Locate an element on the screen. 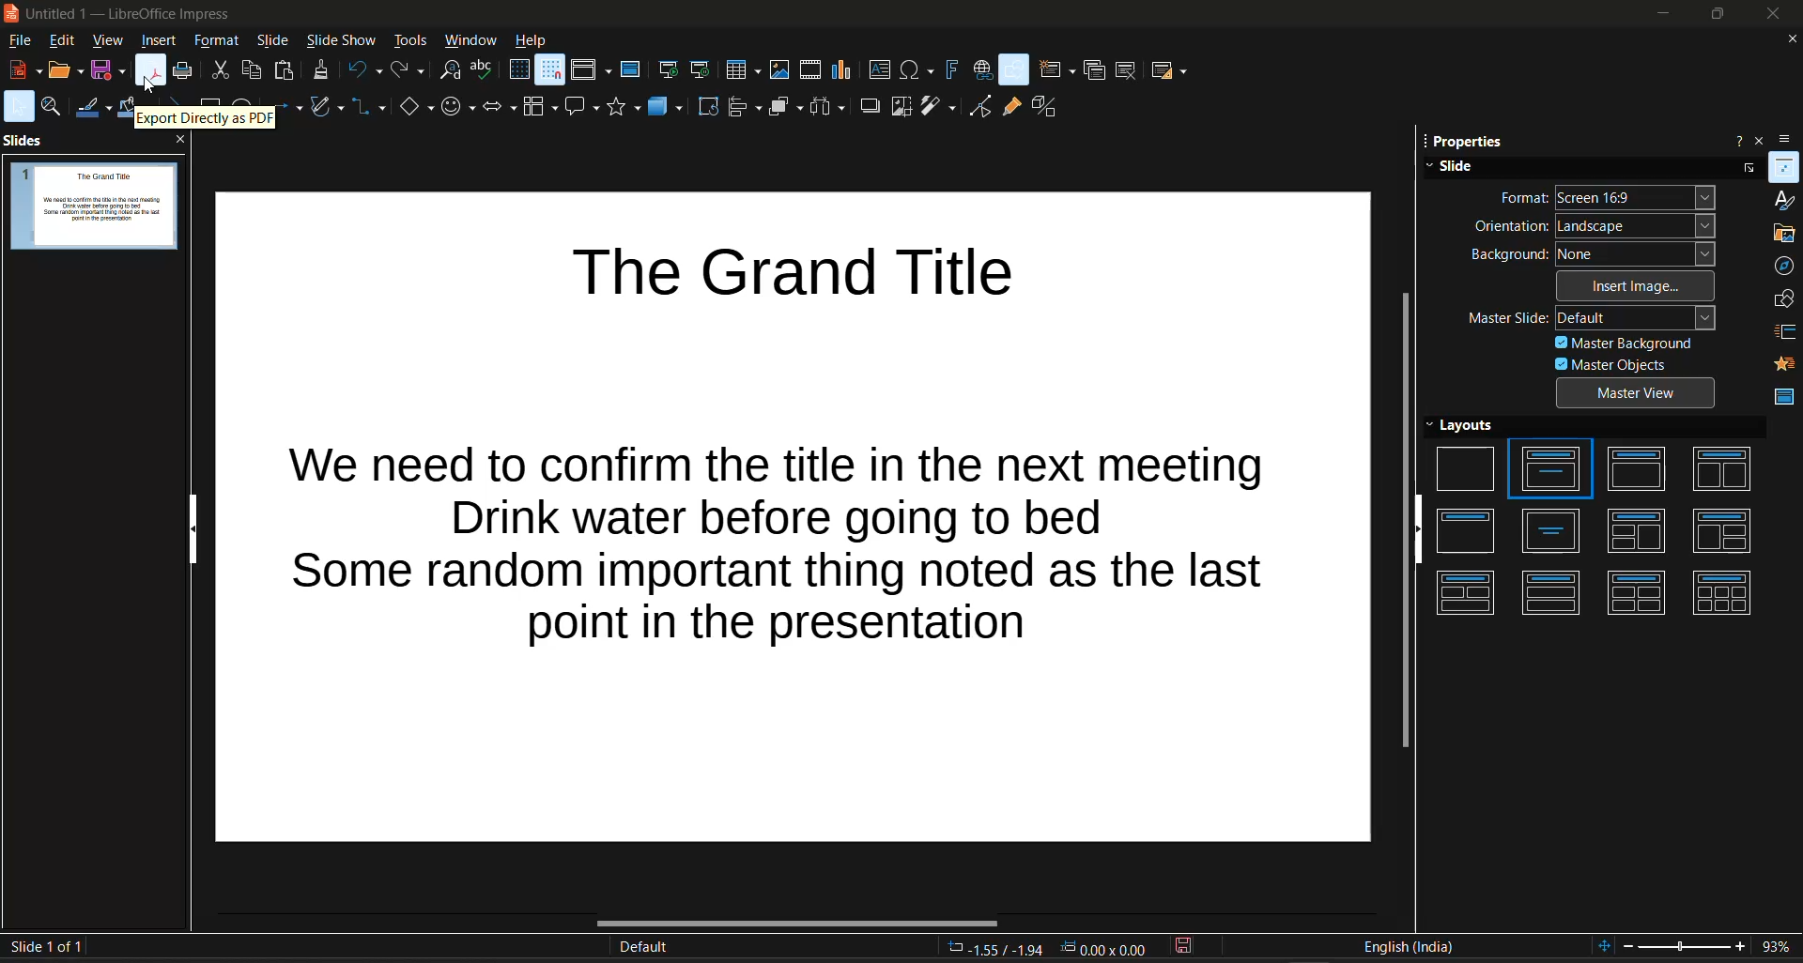 The height and width of the screenshot is (963, 1803). Default is located at coordinates (644, 947).